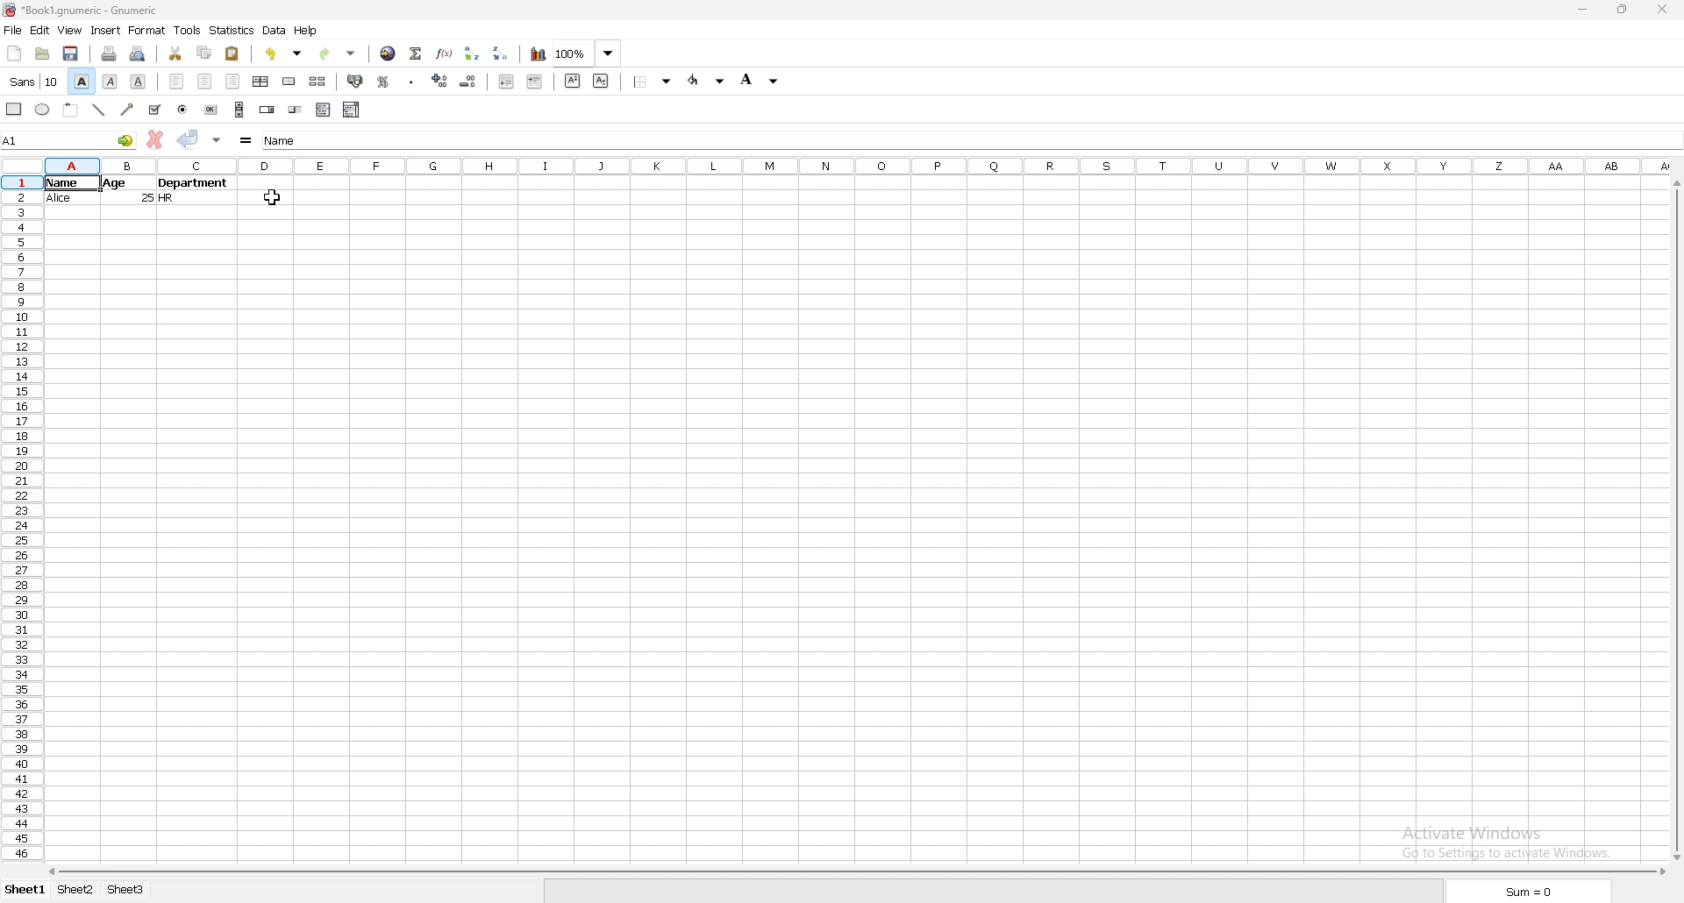 This screenshot has height=903, width=1684. What do you see at coordinates (860, 166) in the screenshot?
I see `column` at bounding box center [860, 166].